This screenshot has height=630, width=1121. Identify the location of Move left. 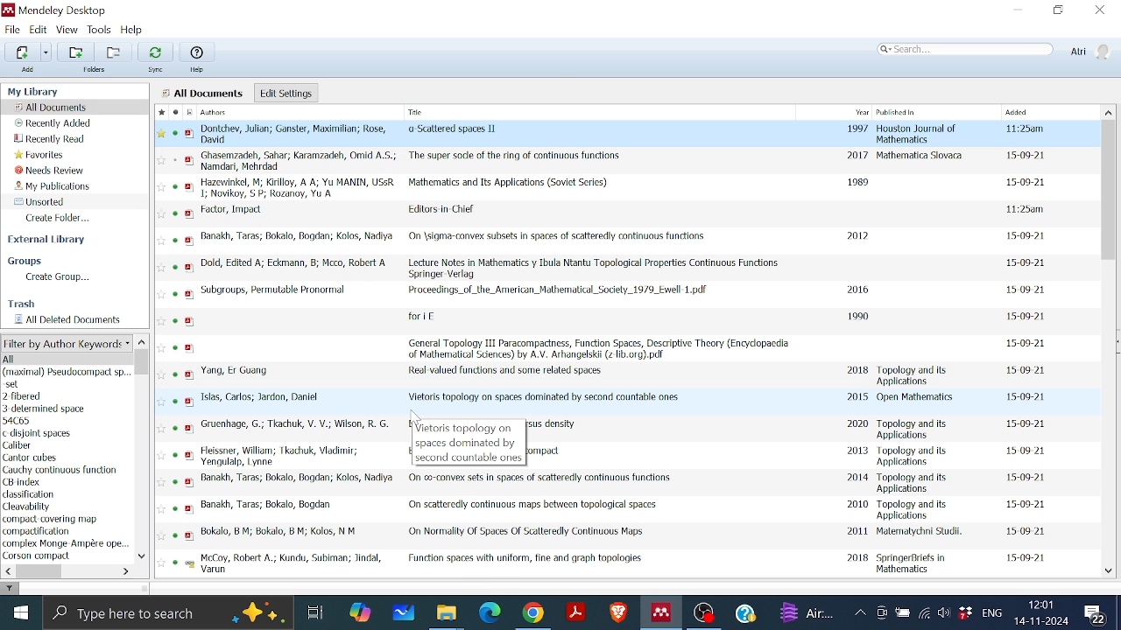
(124, 570).